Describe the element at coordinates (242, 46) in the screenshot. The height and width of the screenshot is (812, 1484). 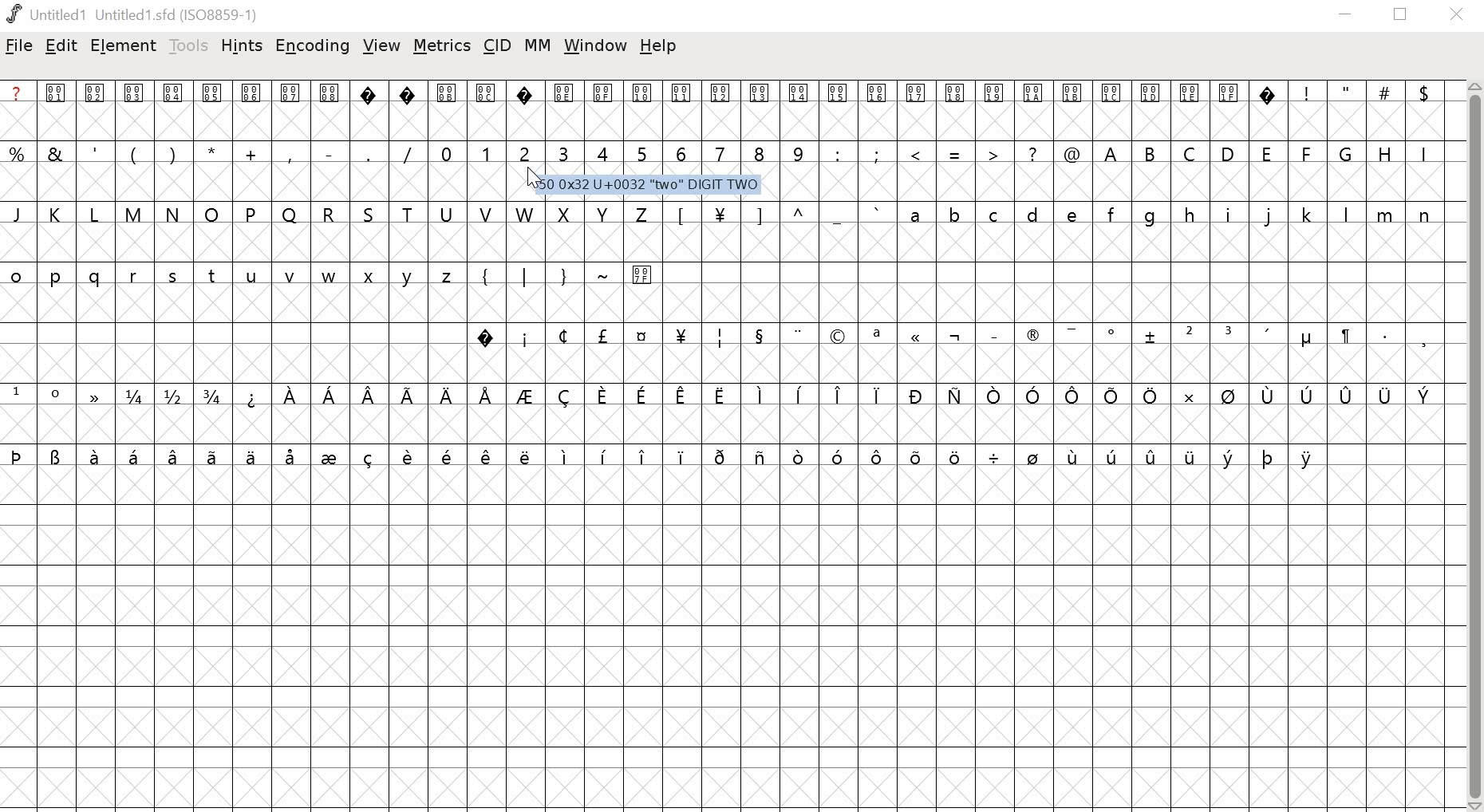
I see `hints` at that location.